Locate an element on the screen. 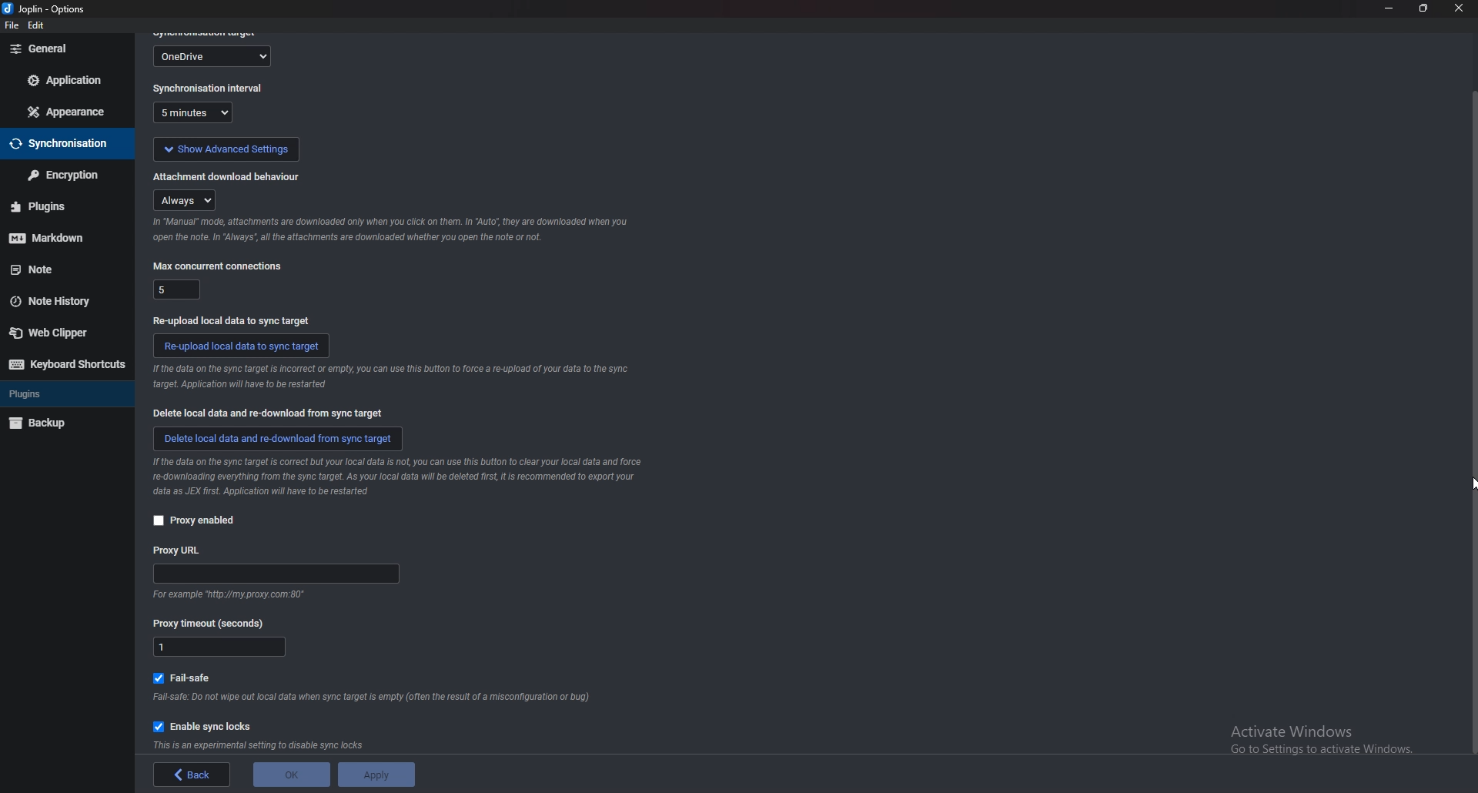 The image size is (1478, 793). attachment download behaviour is located at coordinates (188, 199).